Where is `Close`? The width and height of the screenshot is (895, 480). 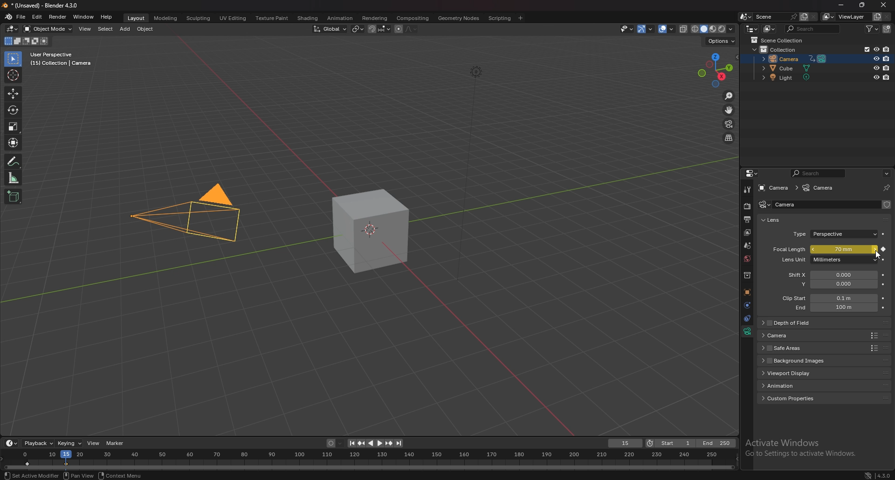 Close is located at coordinates (882, 5).